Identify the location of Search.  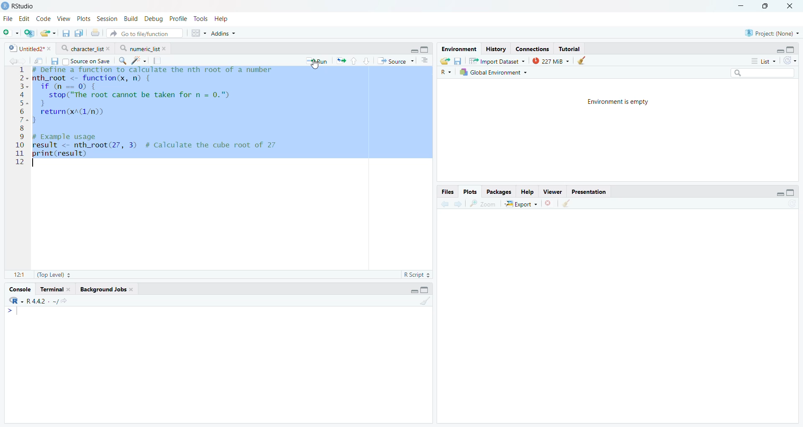
(762, 73).